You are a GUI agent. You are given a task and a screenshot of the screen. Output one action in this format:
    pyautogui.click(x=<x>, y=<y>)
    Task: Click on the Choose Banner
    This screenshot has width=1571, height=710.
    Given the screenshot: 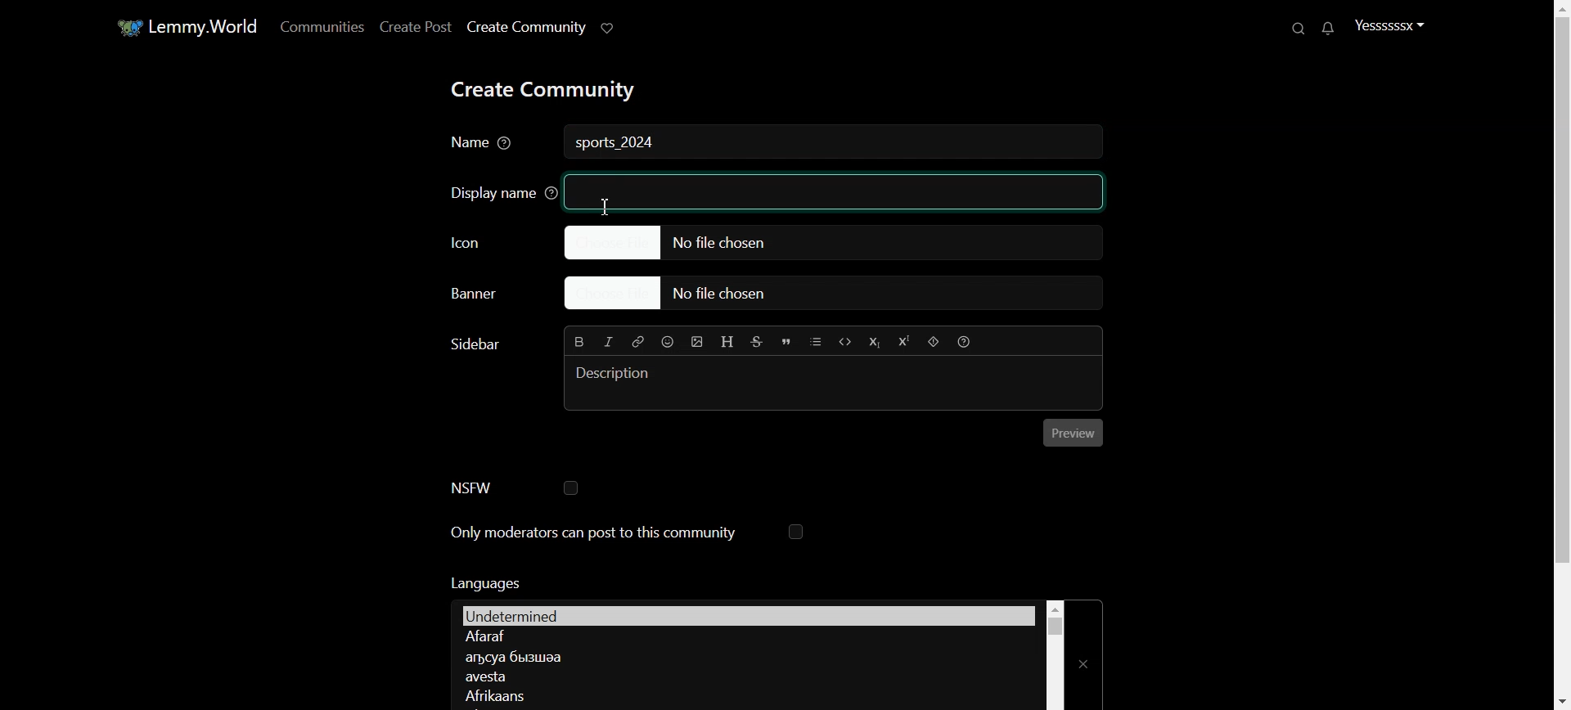 What is the action you would take?
    pyautogui.click(x=488, y=296)
    